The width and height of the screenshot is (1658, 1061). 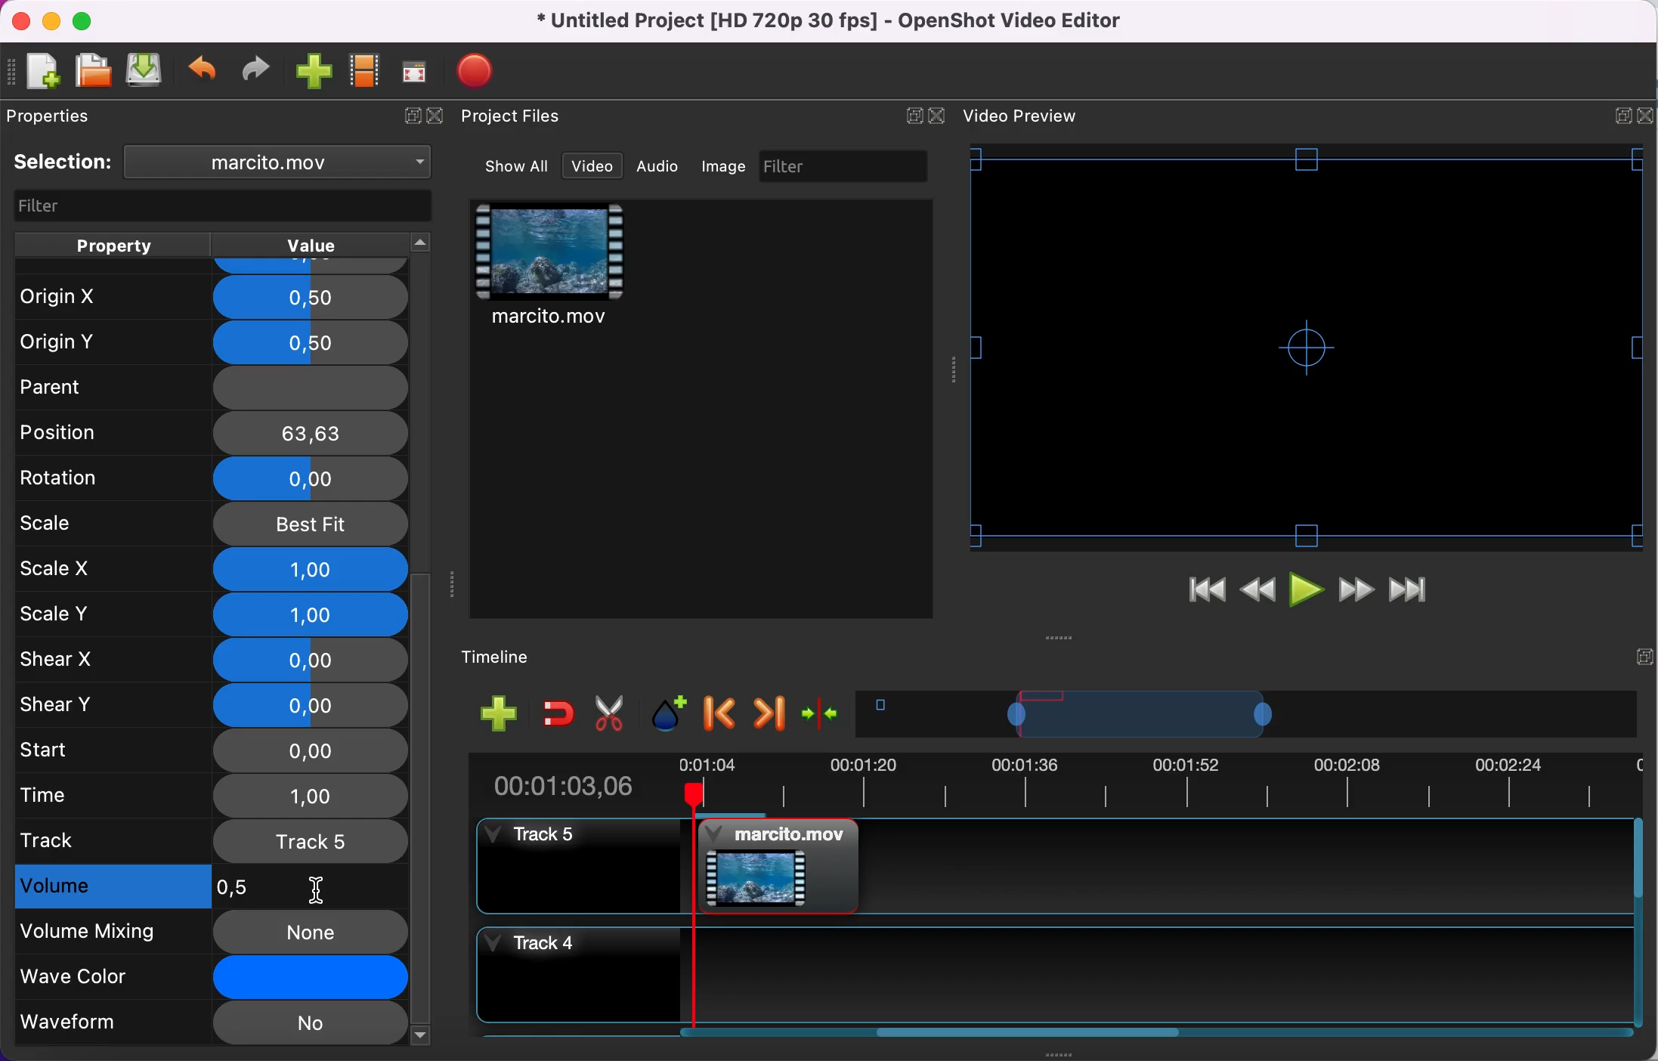 I want to click on video, so click(x=592, y=166).